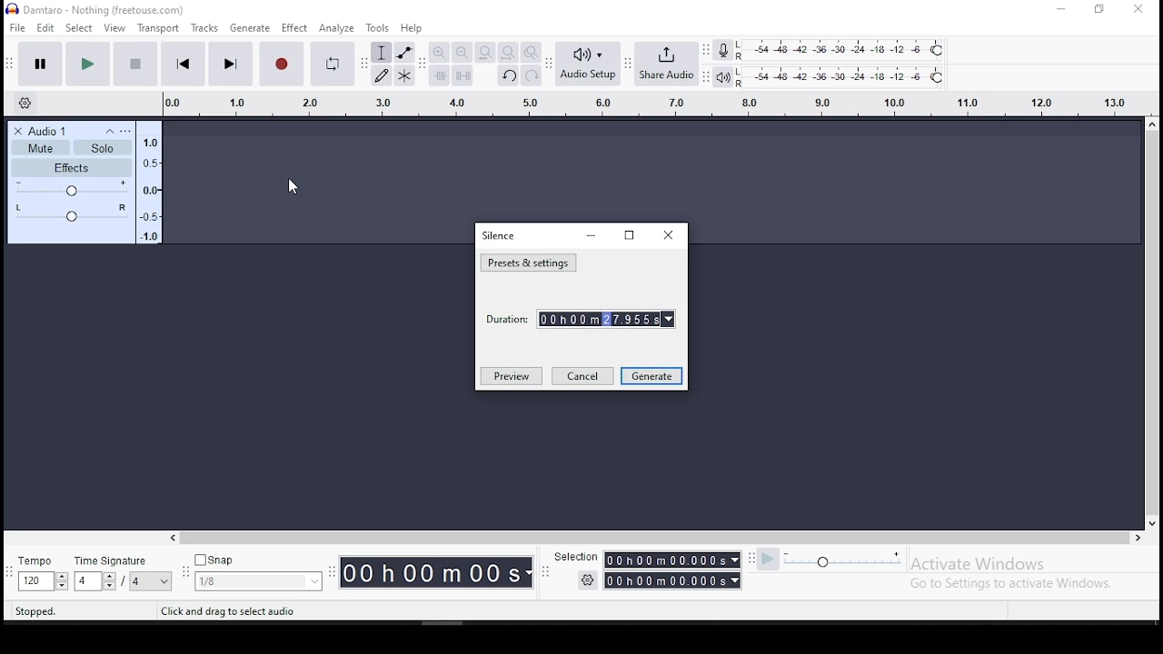  What do you see at coordinates (653, 103) in the screenshot?
I see `track's timing` at bounding box center [653, 103].